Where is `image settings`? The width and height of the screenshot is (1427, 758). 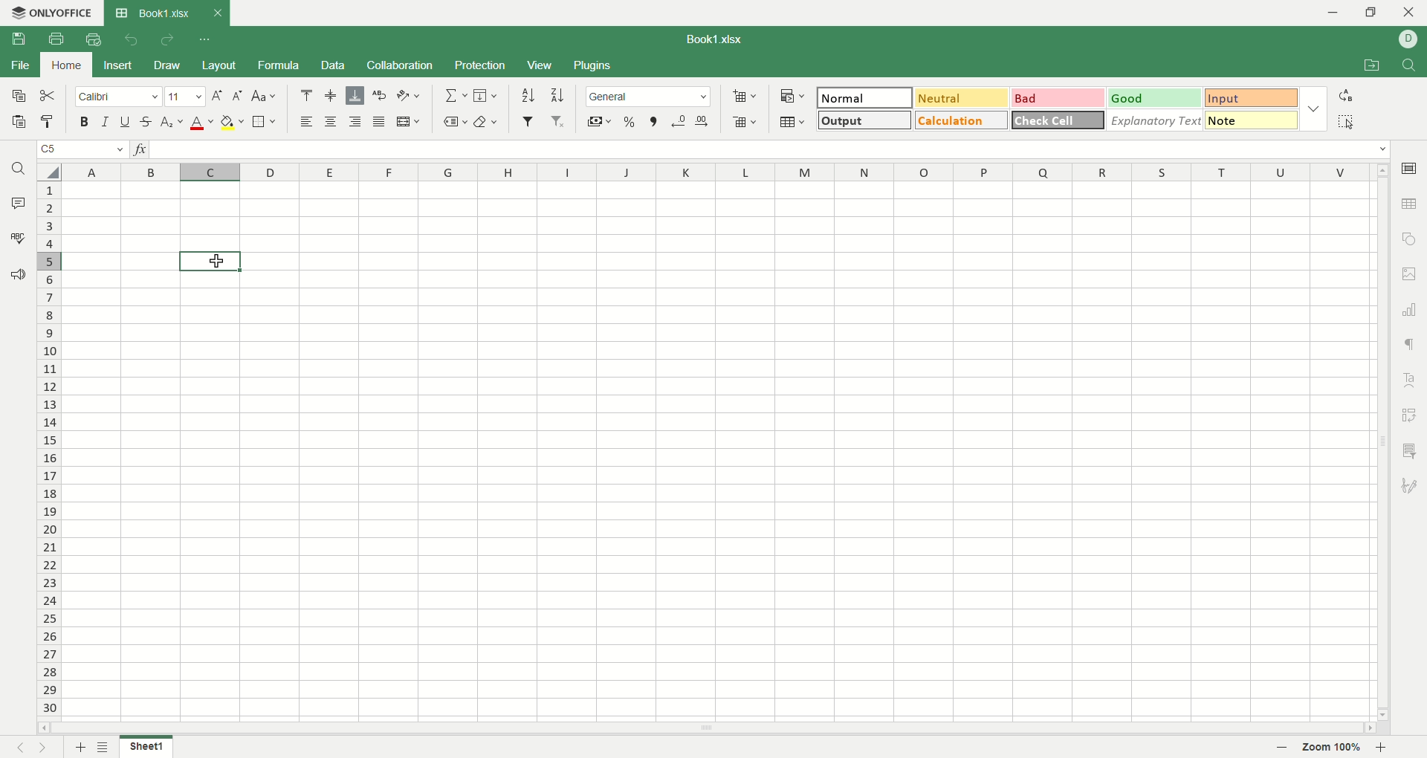 image settings is located at coordinates (1410, 273).